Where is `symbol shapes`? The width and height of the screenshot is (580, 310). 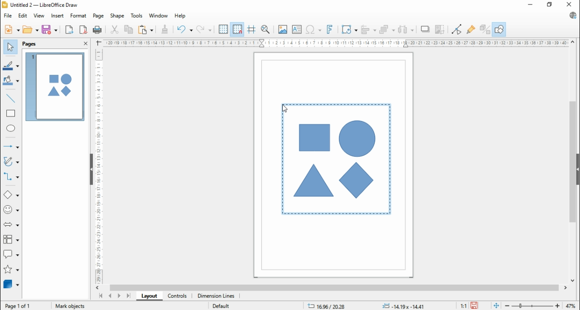 symbol shapes is located at coordinates (12, 209).